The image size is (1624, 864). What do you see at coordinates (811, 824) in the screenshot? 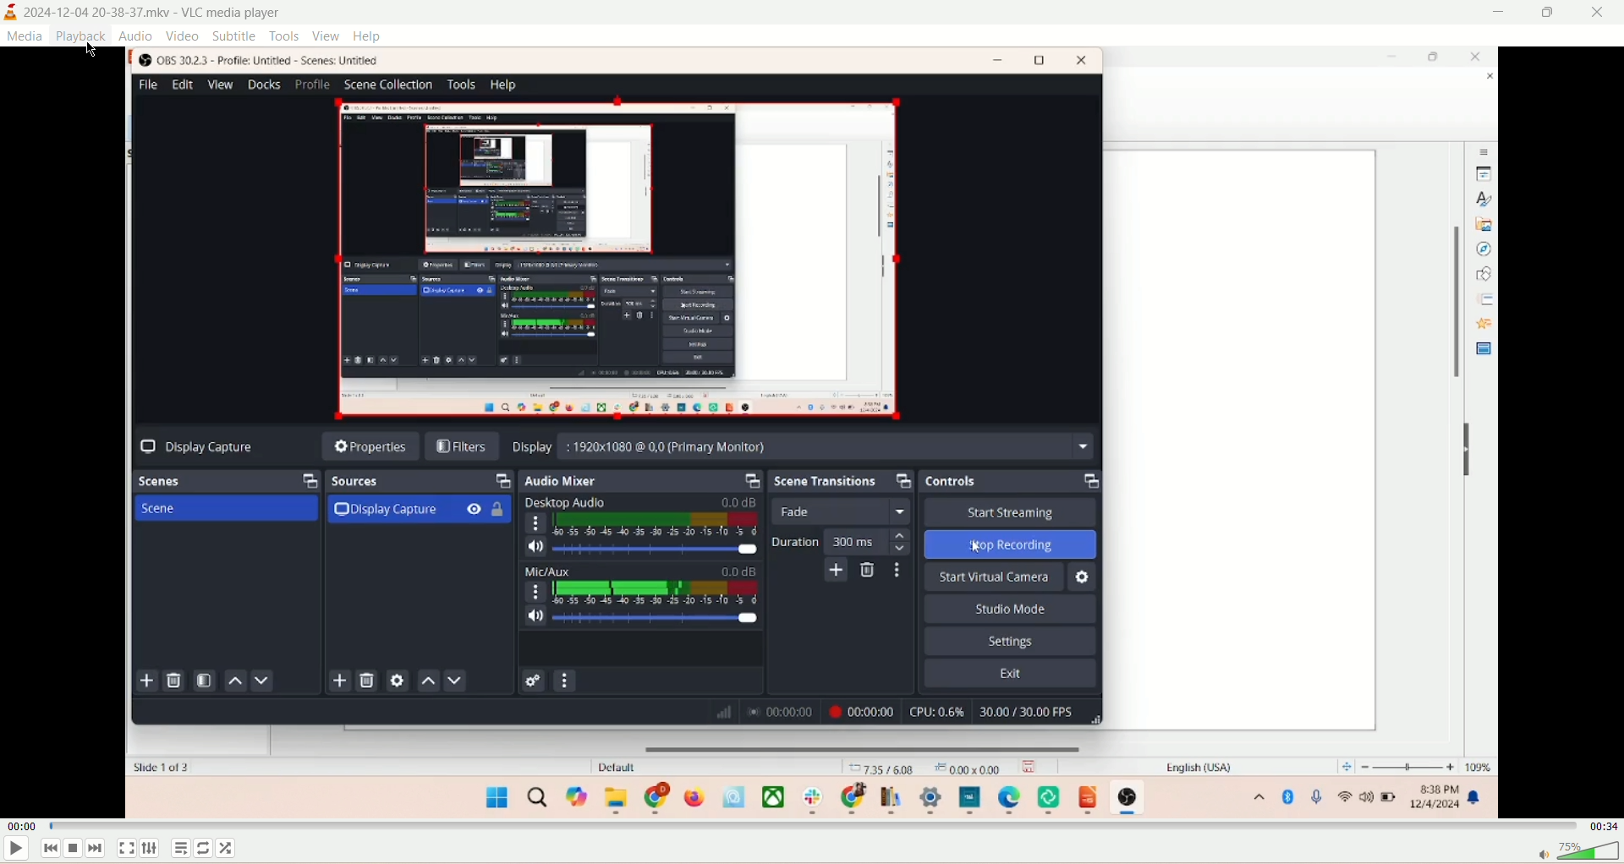
I see `progress bar` at bounding box center [811, 824].